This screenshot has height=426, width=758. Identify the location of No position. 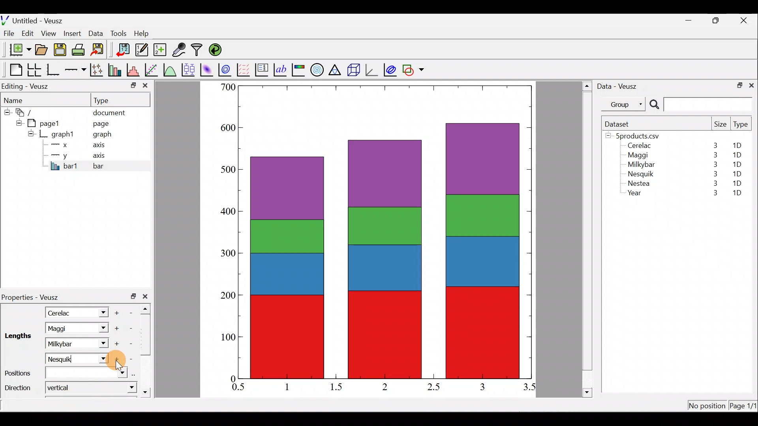
(707, 406).